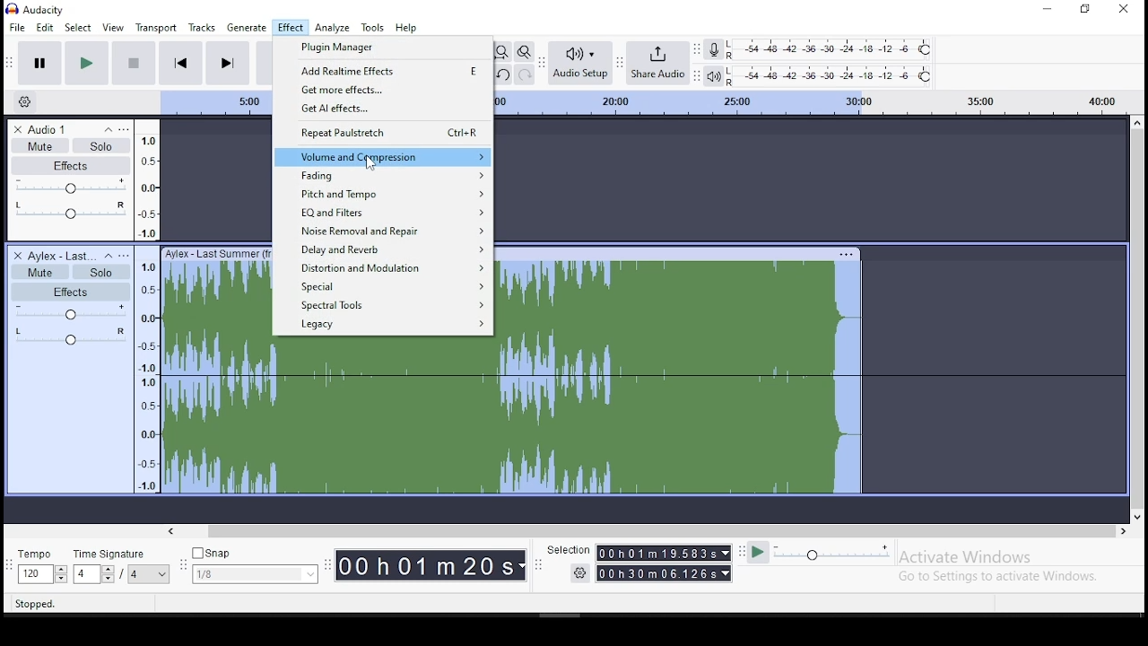 This screenshot has height=646, width=1148. I want to click on EQ and filters, so click(384, 214).